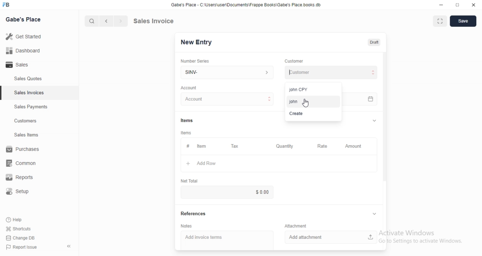  I want to click on $0.00, so click(250, 192).